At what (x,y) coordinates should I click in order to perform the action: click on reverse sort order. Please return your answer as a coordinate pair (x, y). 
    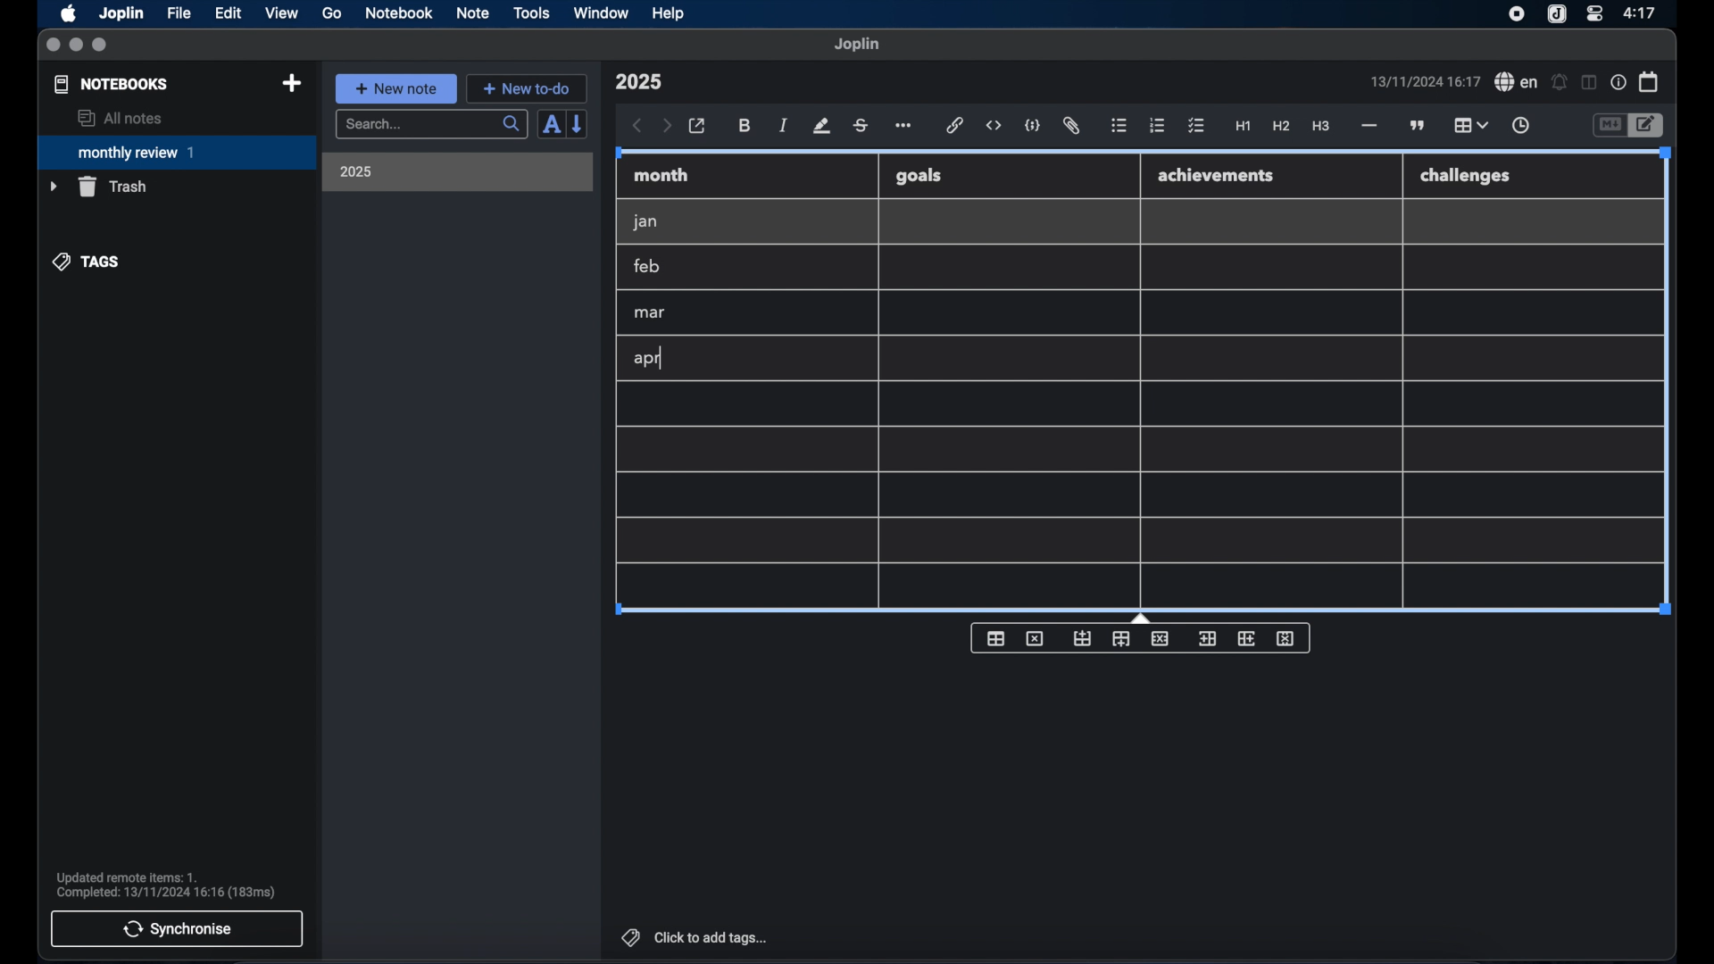
    Looking at the image, I should click on (578, 123).